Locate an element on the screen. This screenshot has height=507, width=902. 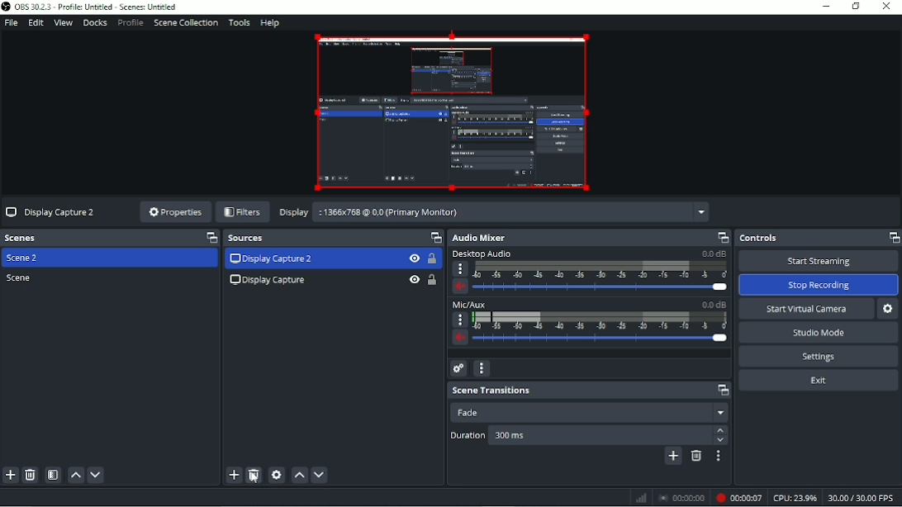
Settings is located at coordinates (820, 357).